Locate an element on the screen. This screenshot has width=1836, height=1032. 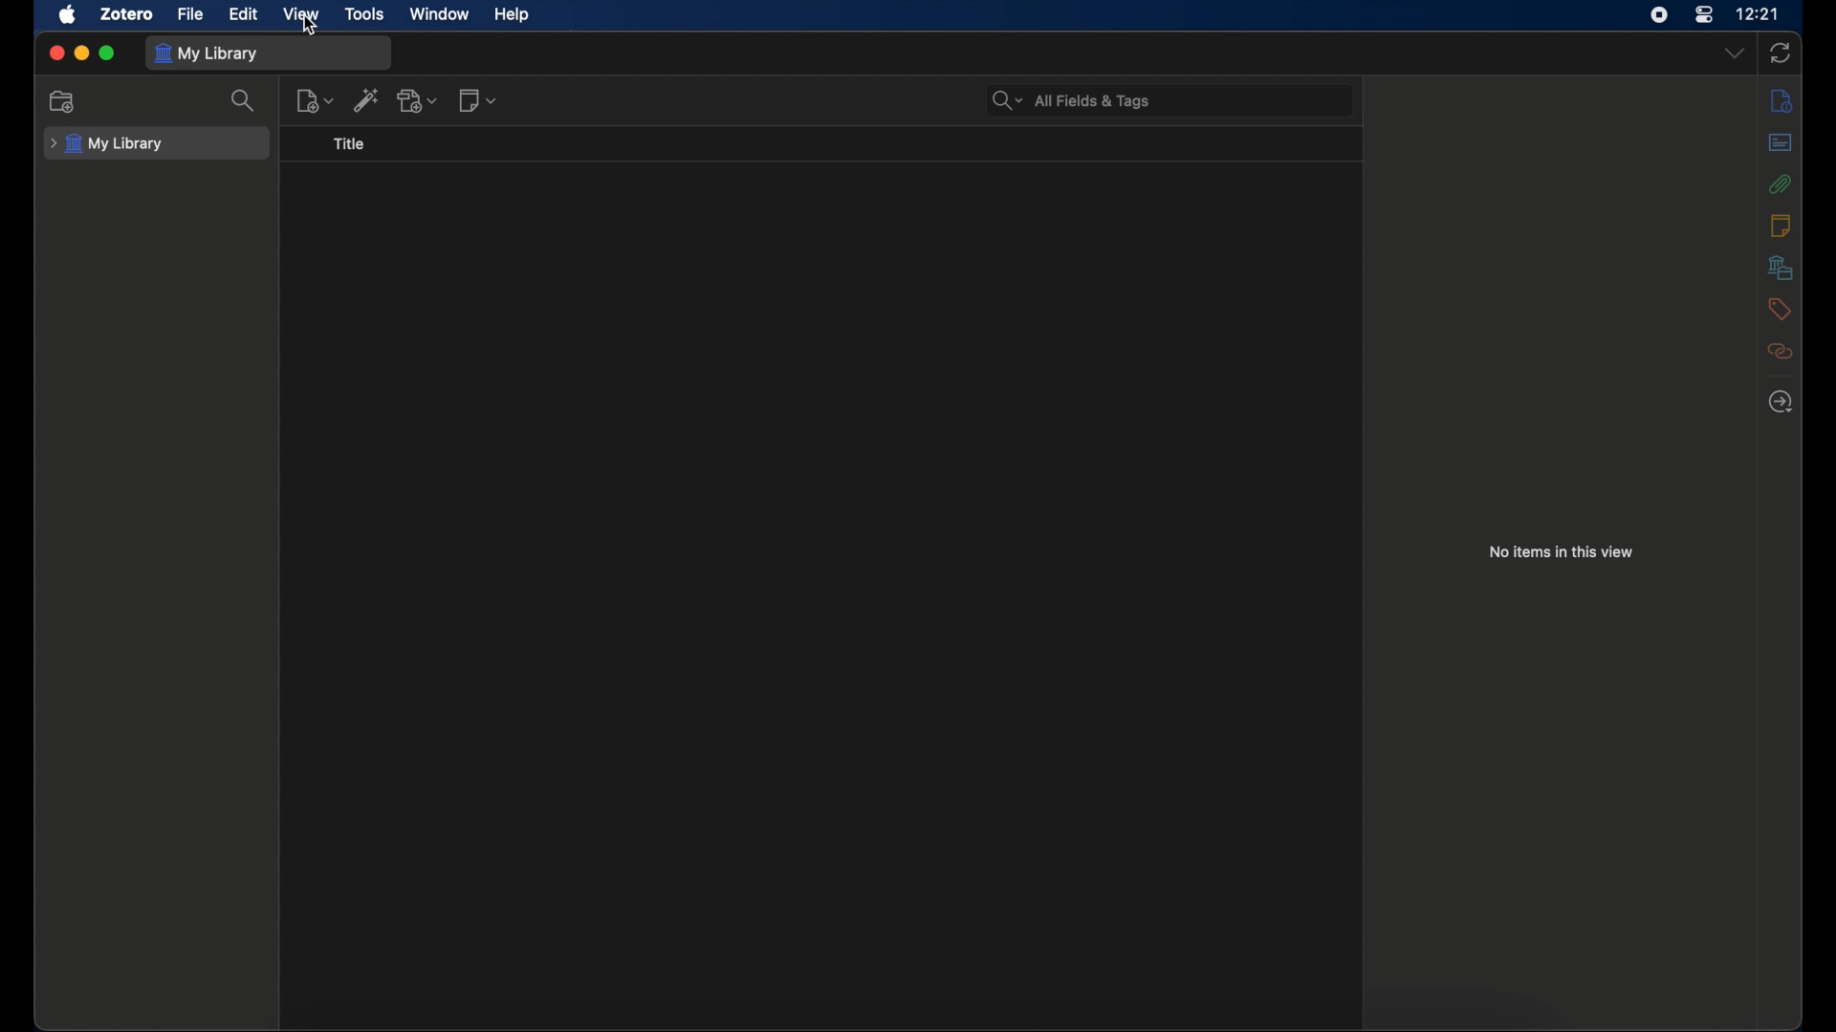
abstract is located at coordinates (1781, 142).